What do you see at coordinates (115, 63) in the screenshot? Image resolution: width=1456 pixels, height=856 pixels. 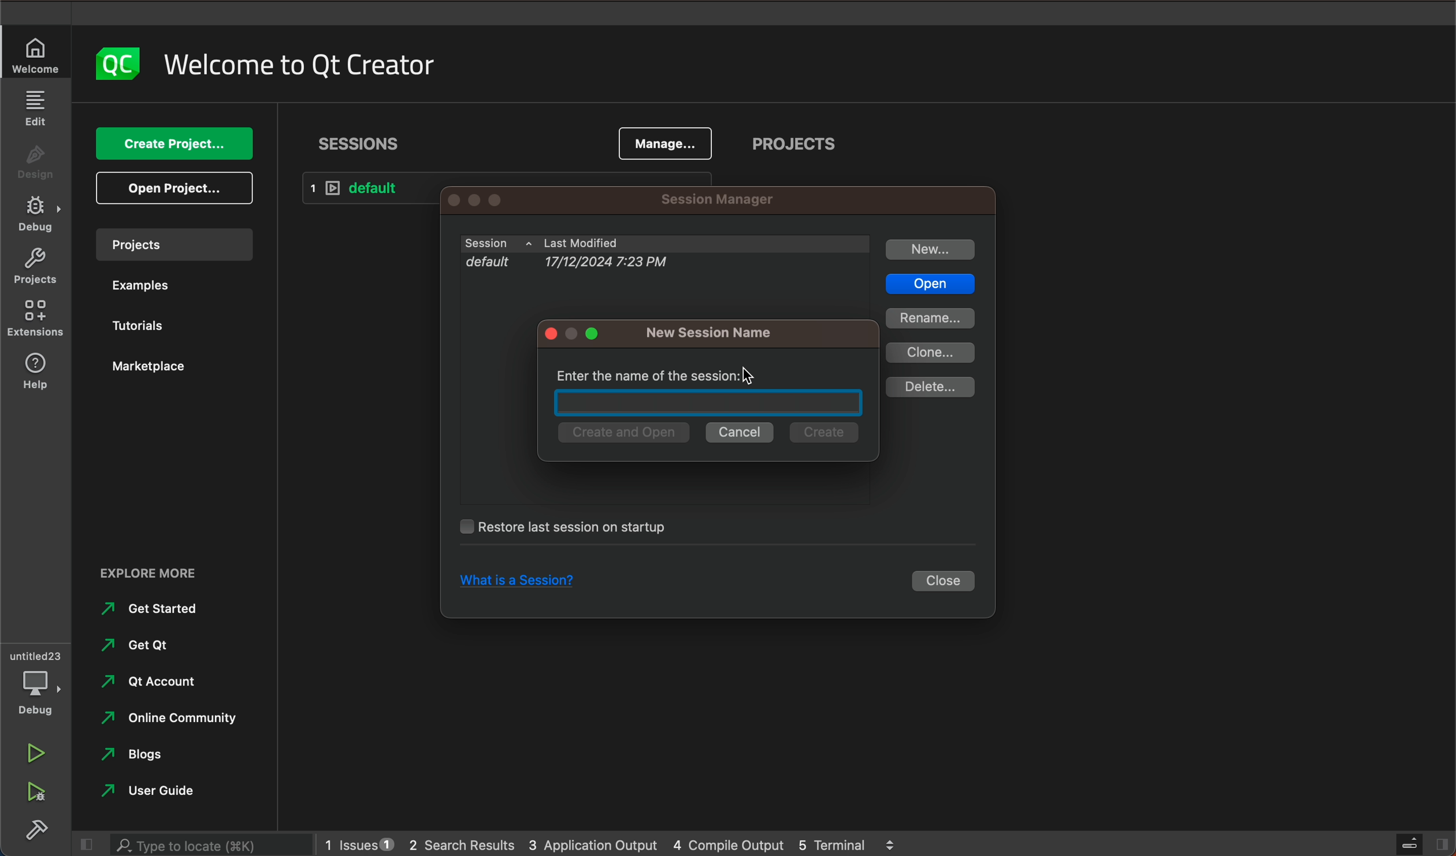 I see `logo` at bounding box center [115, 63].